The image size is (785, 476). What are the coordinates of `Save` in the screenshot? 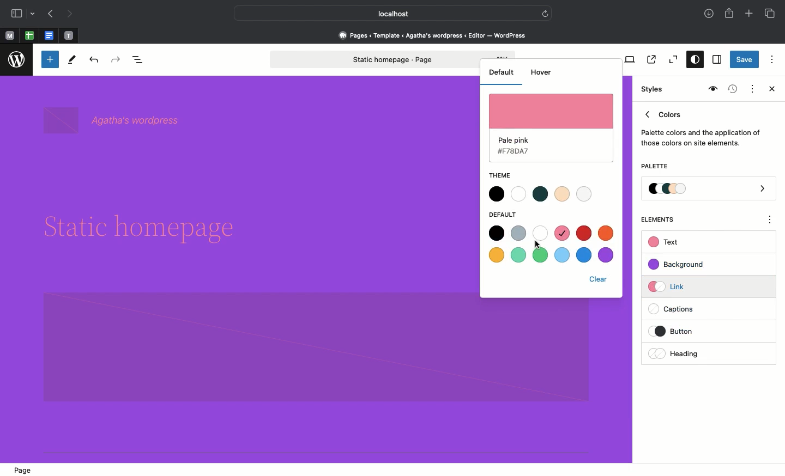 It's located at (745, 60).